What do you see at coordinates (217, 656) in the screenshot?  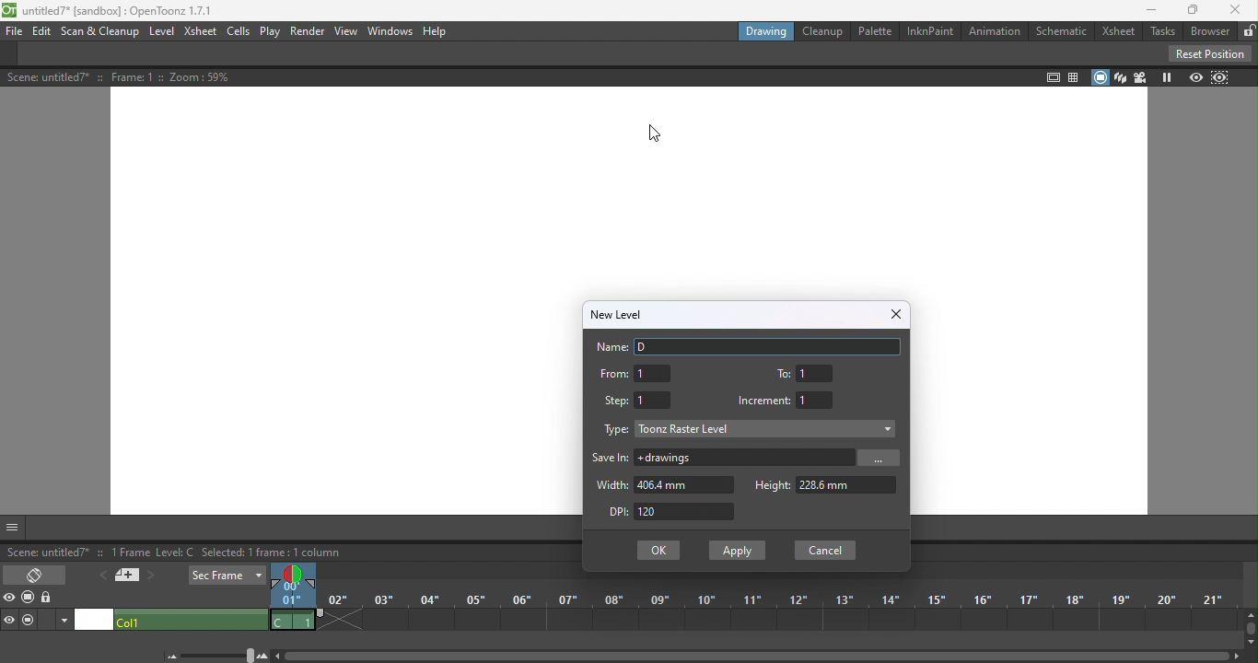 I see `Zoom in/out of timeline` at bounding box center [217, 656].